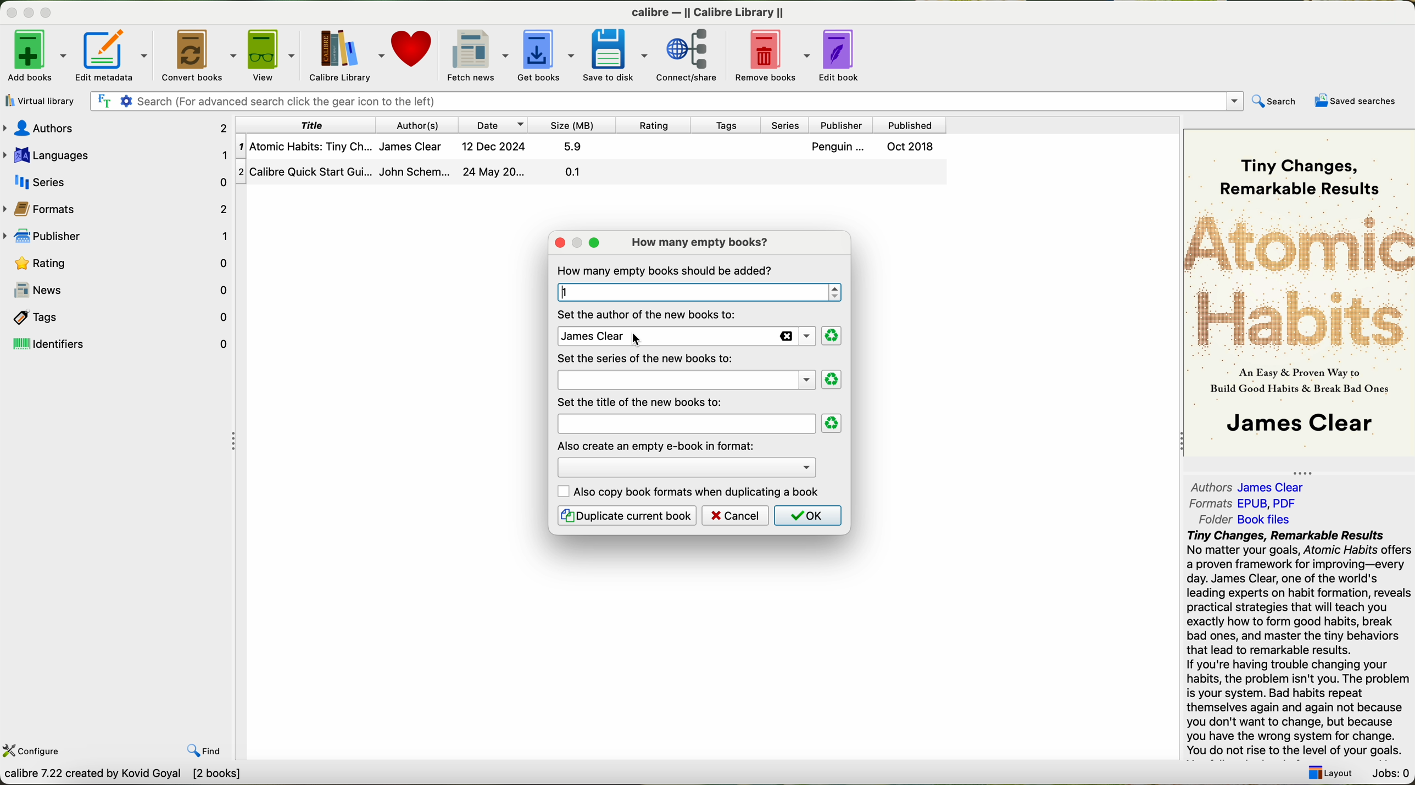 Image resolution: width=1415 pixels, height=785 pixels. Describe the element at coordinates (36, 55) in the screenshot. I see `click on add books options` at that location.